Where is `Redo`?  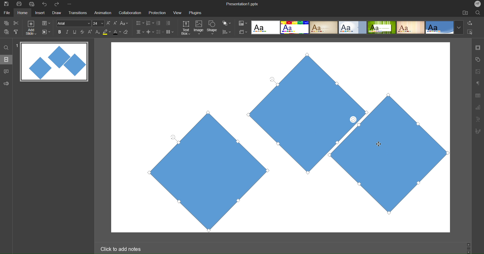
Redo is located at coordinates (58, 4).